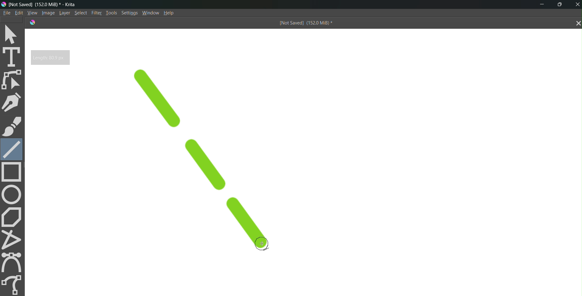 The image size is (582, 296). Describe the element at coordinates (13, 34) in the screenshot. I see `select` at that location.